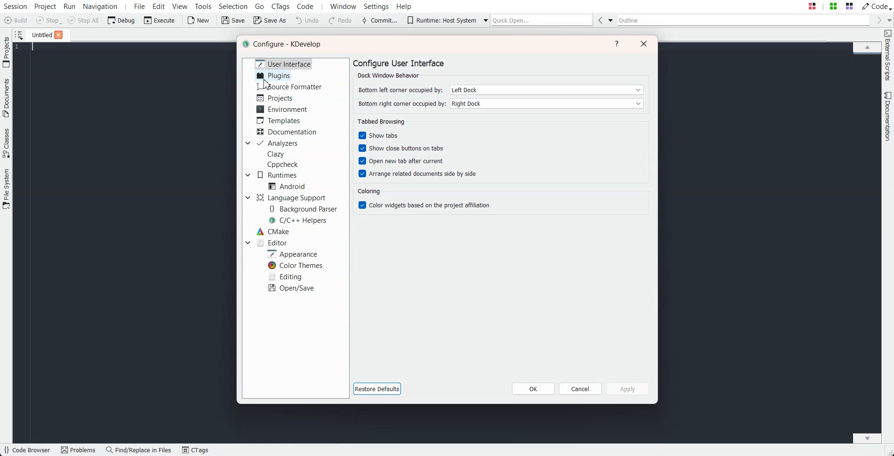  Describe the element at coordinates (399, 69) in the screenshot. I see `Text` at that location.